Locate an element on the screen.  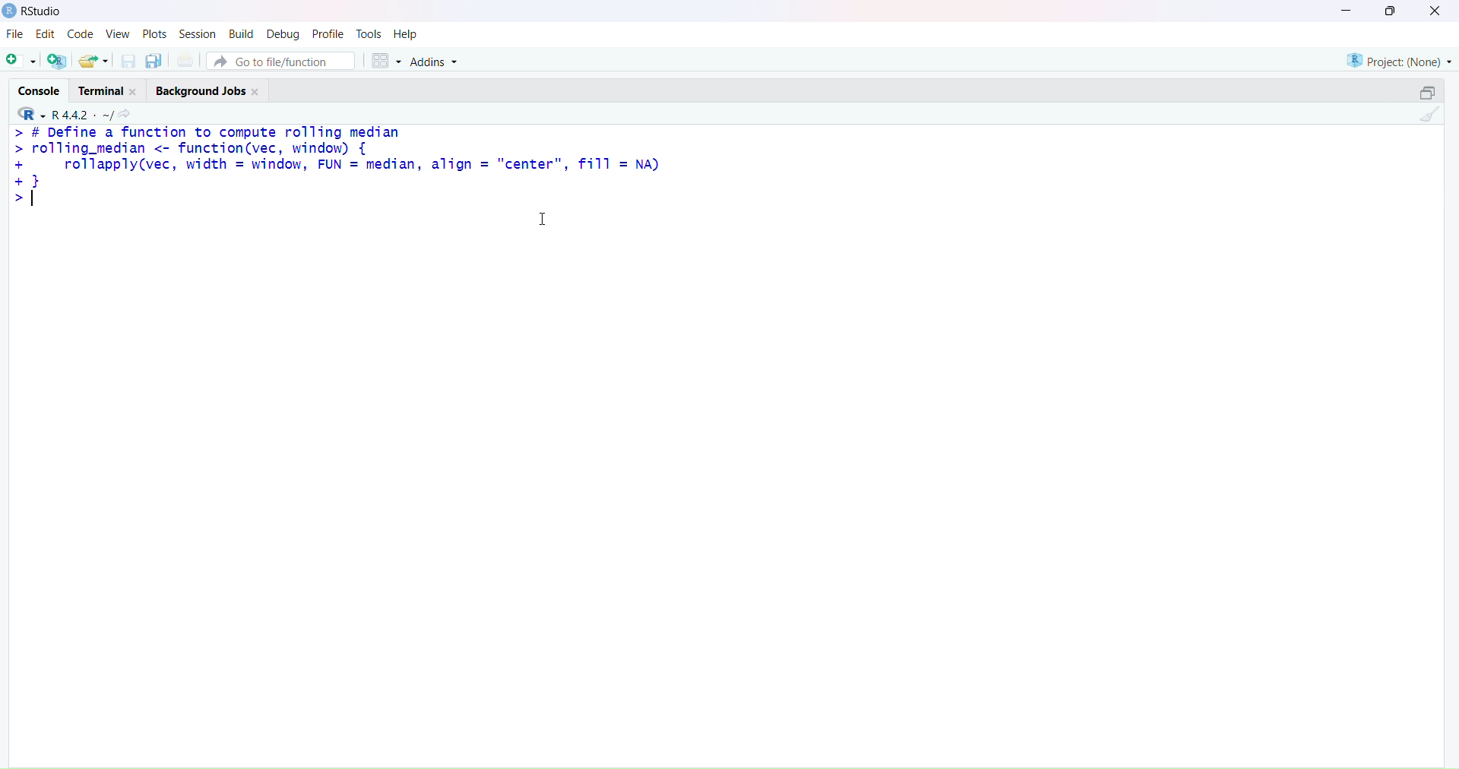
close is located at coordinates (132, 92).